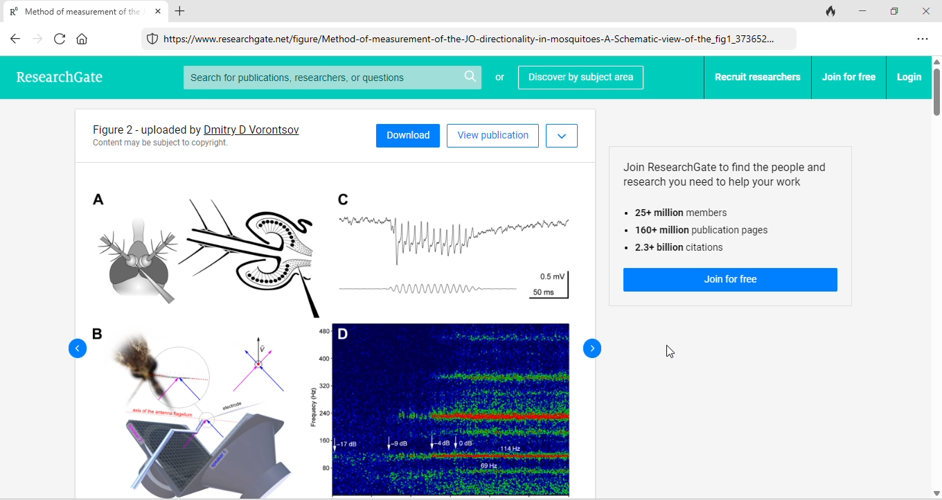  I want to click on recruit researchers, so click(758, 76).